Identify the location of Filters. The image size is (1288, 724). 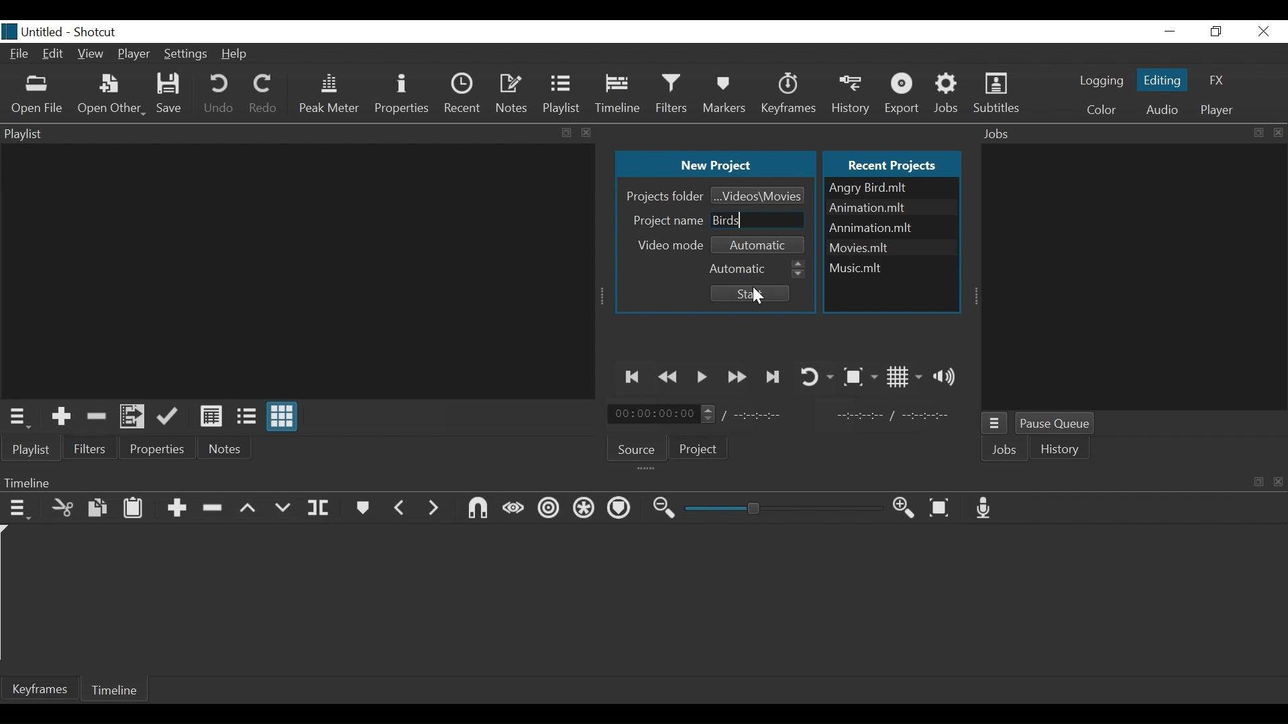
(674, 93).